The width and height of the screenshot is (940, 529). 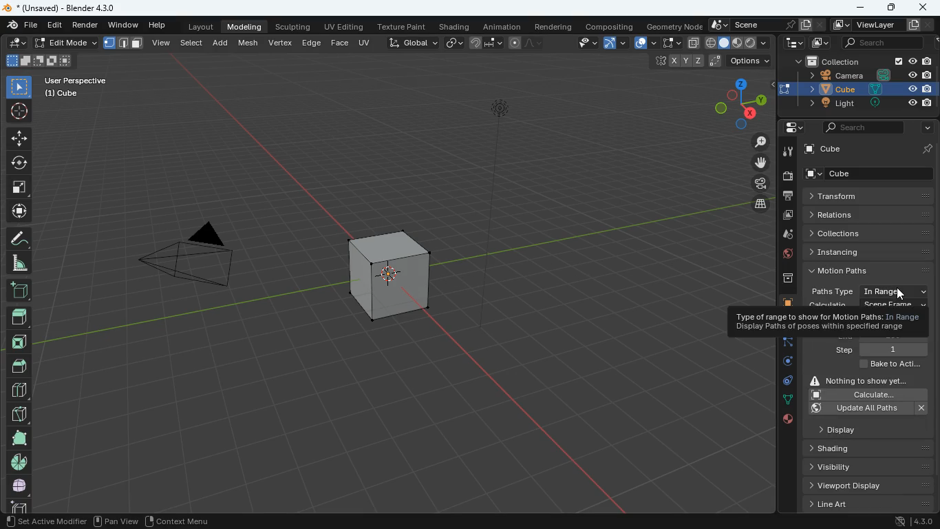 I want to click on image, so click(x=786, y=216).